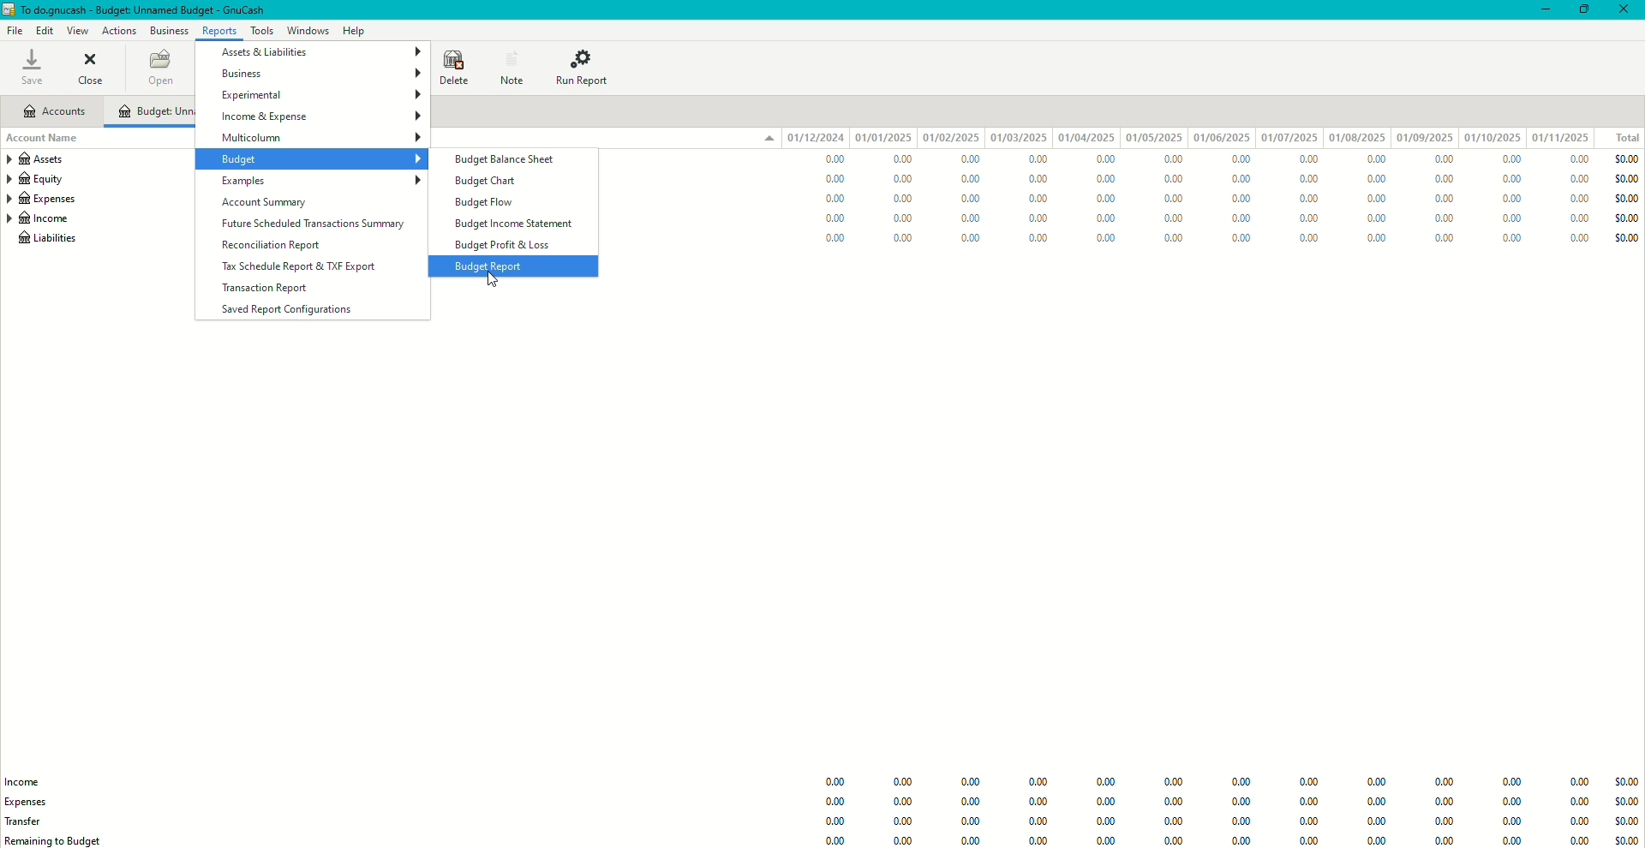  What do you see at coordinates (1038, 822) in the screenshot?
I see `0.00` at bounding box center [1038, 822].